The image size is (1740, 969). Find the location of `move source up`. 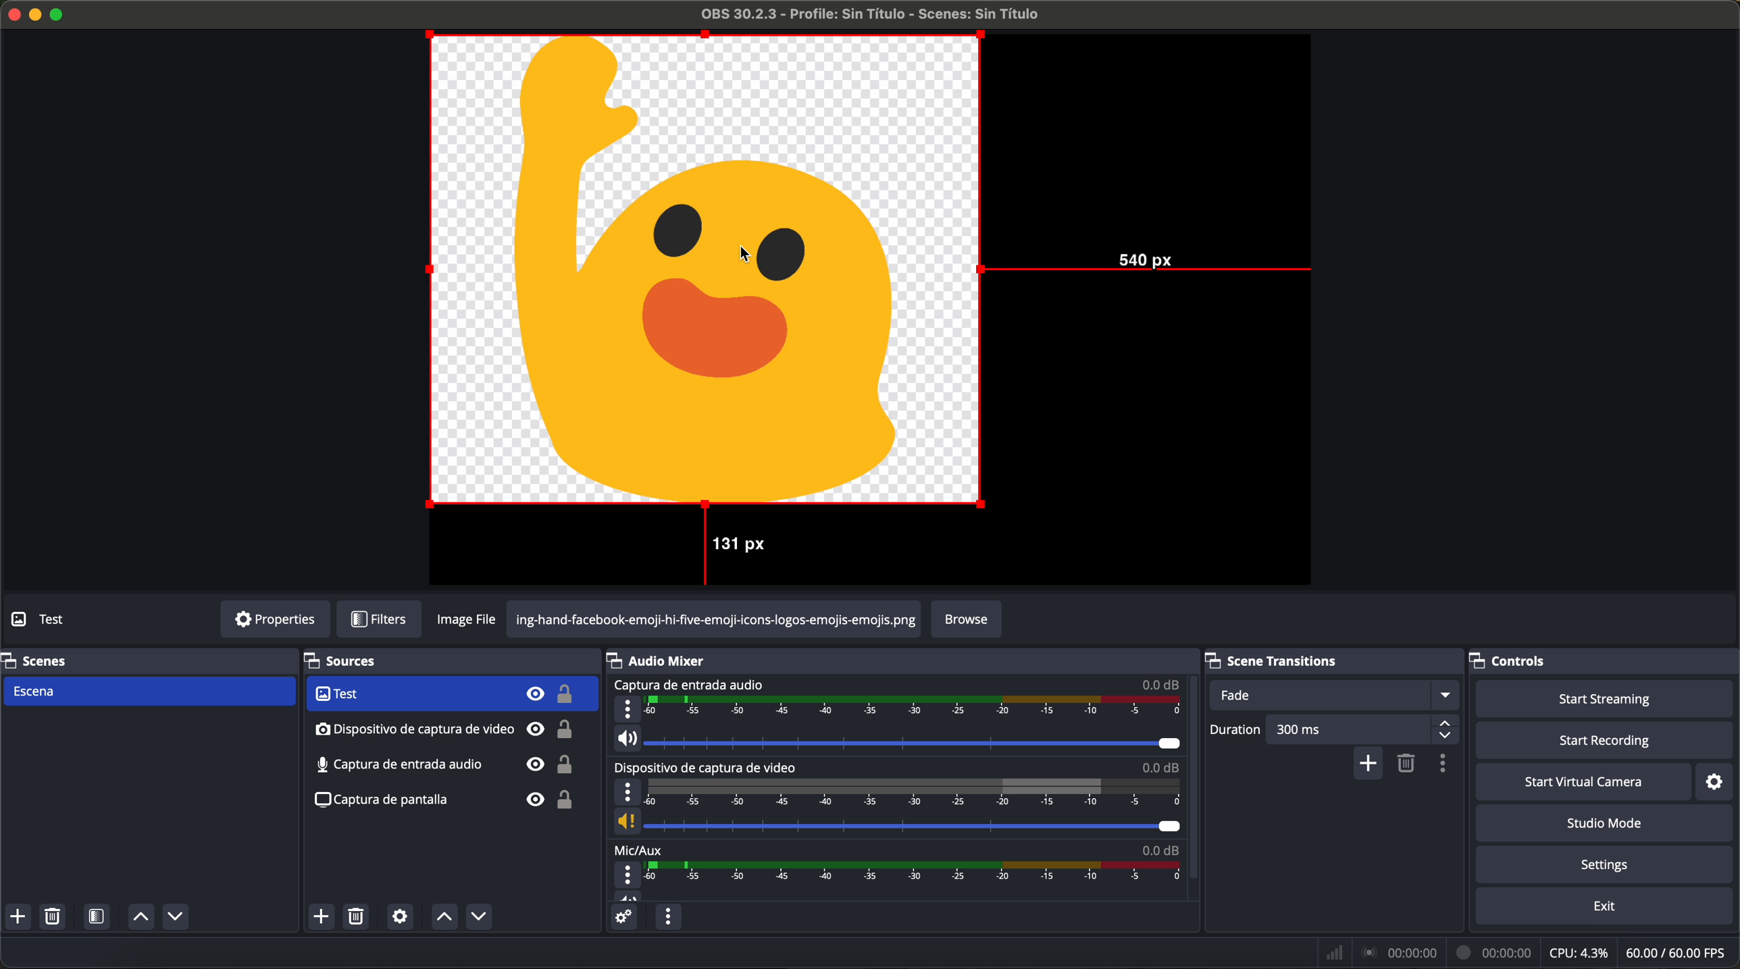

move source up is located at coordinates (444, 917).